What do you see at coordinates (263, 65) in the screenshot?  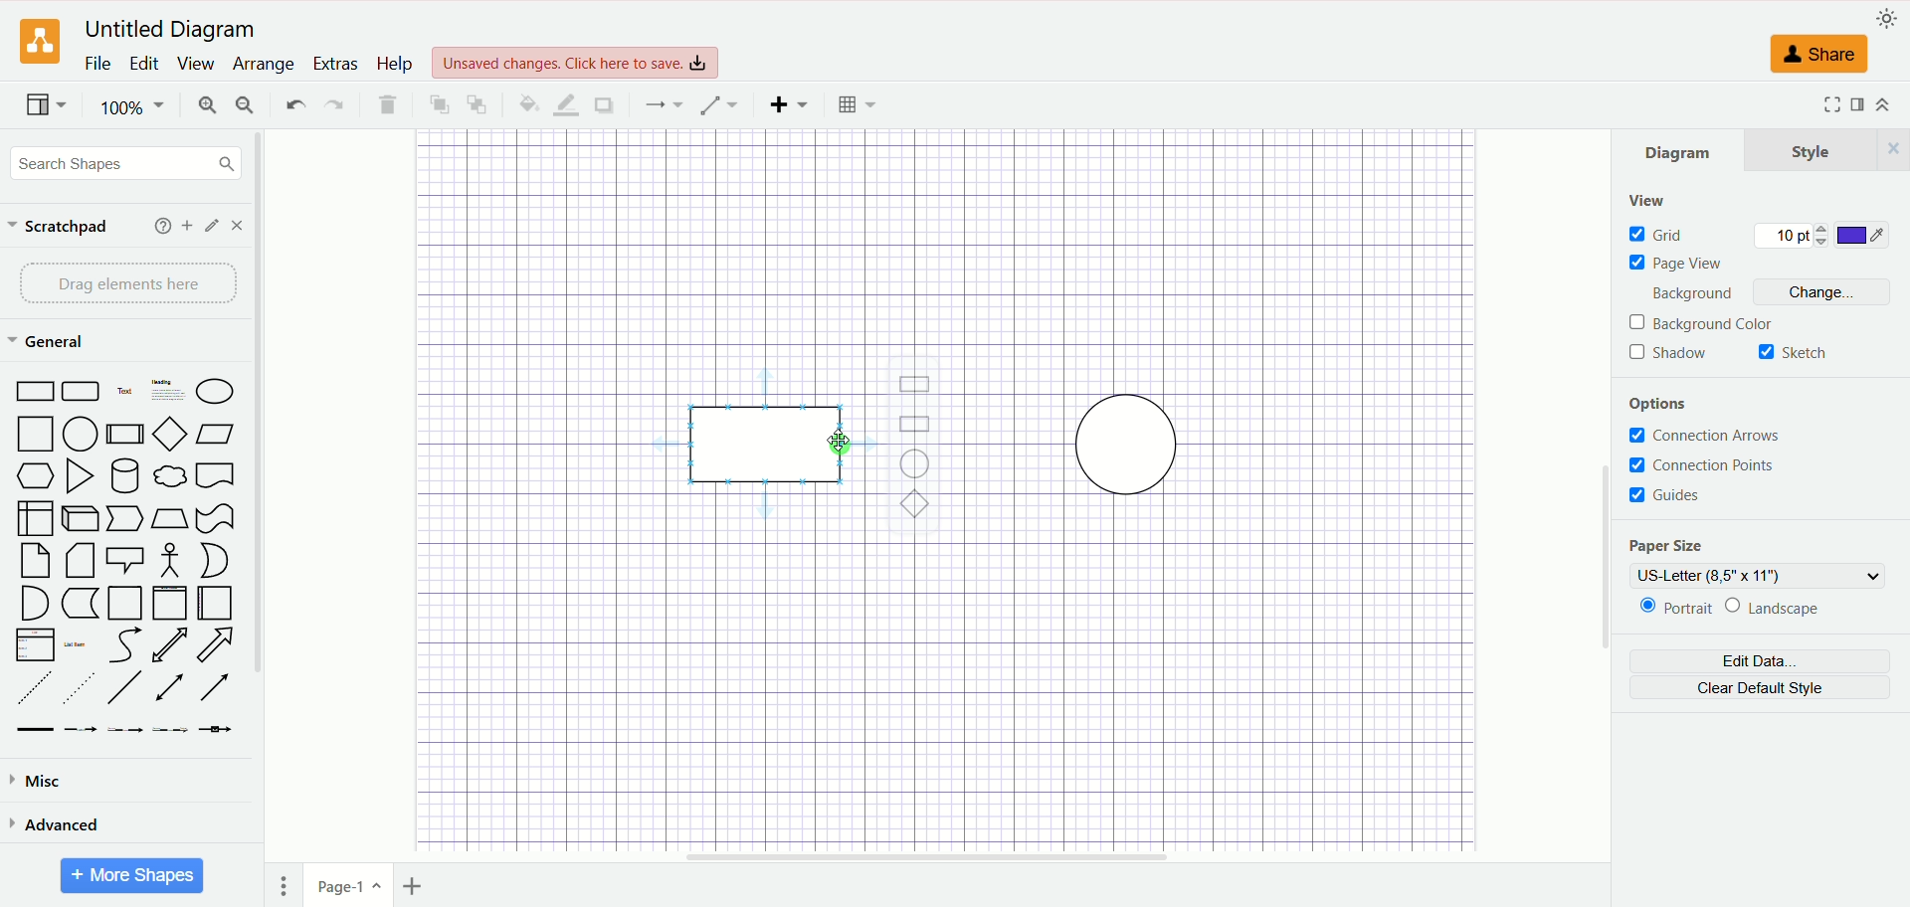 I see `arrange` at bounding box center [263, 65].